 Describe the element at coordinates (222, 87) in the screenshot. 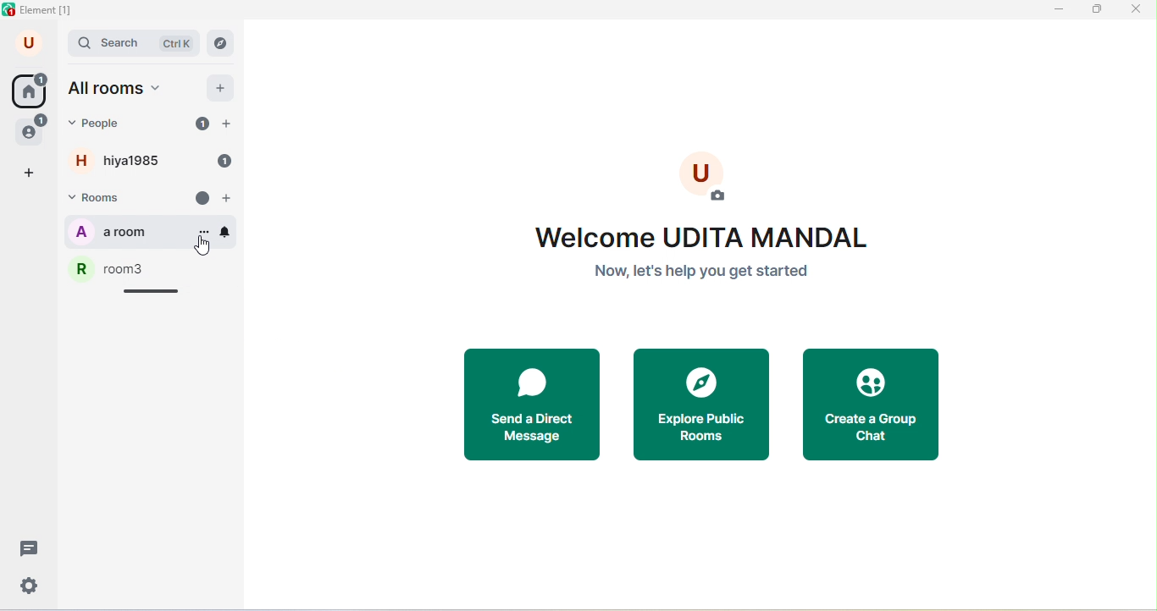

I see `add` at that location.